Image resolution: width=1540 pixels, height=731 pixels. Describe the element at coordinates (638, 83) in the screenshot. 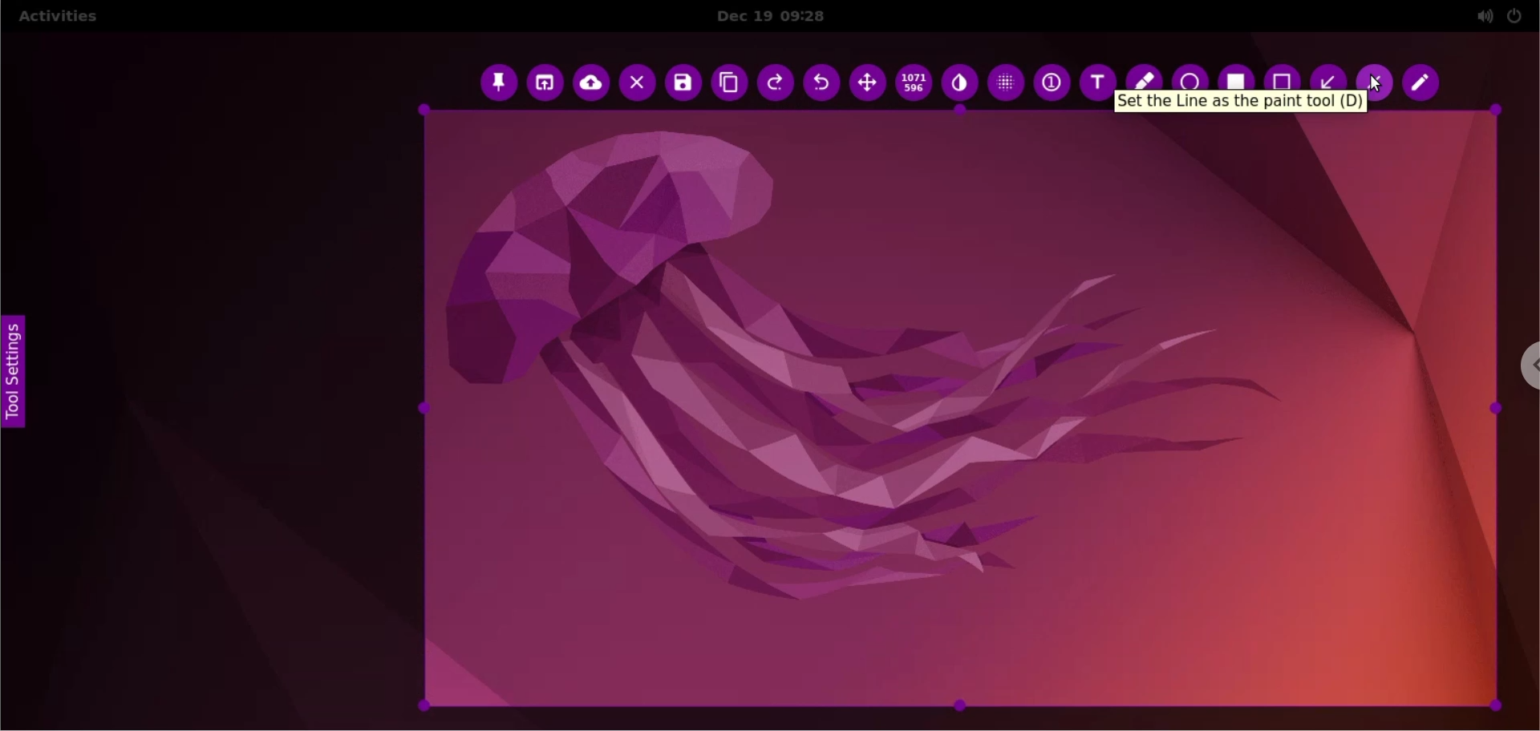

I see `cancel capture` at that location.